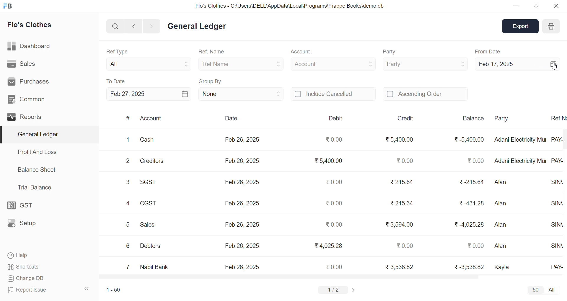  Describe the element at coordinates (242, 267) in the screenshot. I see `Feb 26, 2025` at that location.